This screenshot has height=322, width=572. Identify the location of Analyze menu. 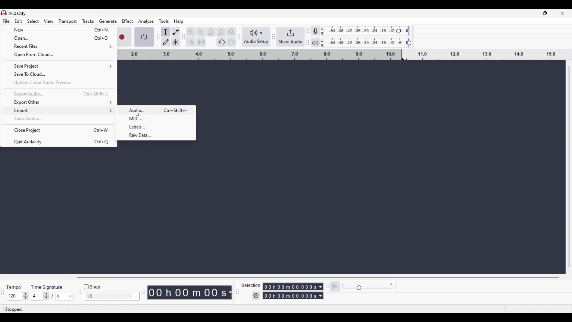
(146, 21).